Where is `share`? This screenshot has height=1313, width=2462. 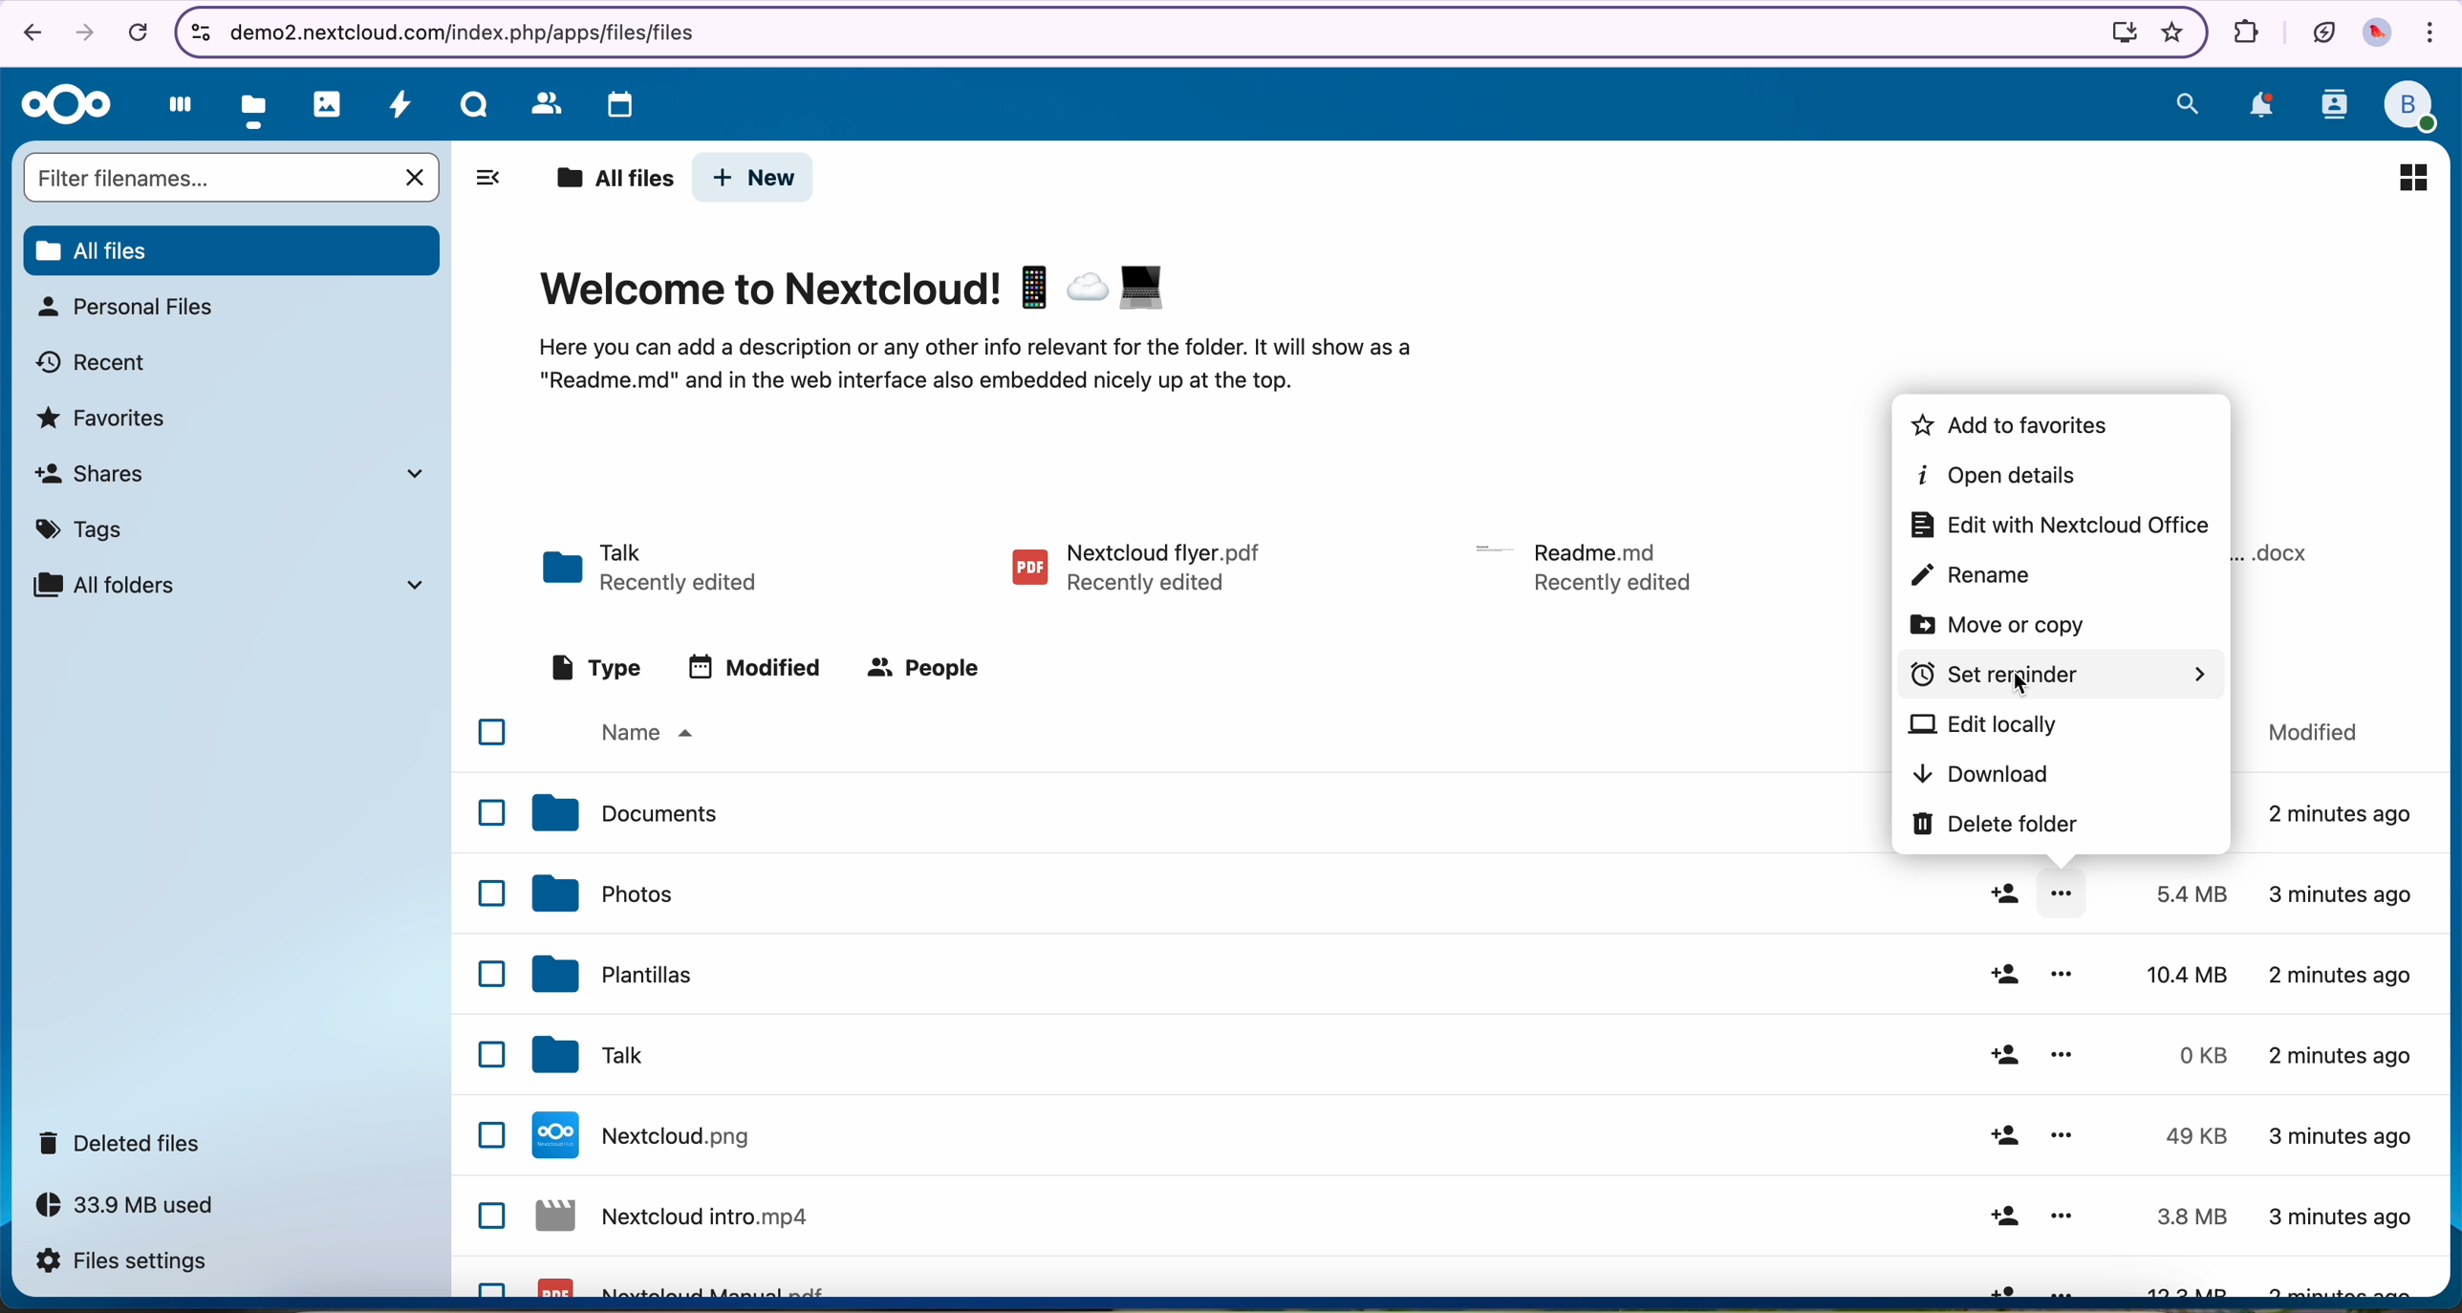
share is located at coordinates (2000, 1136).